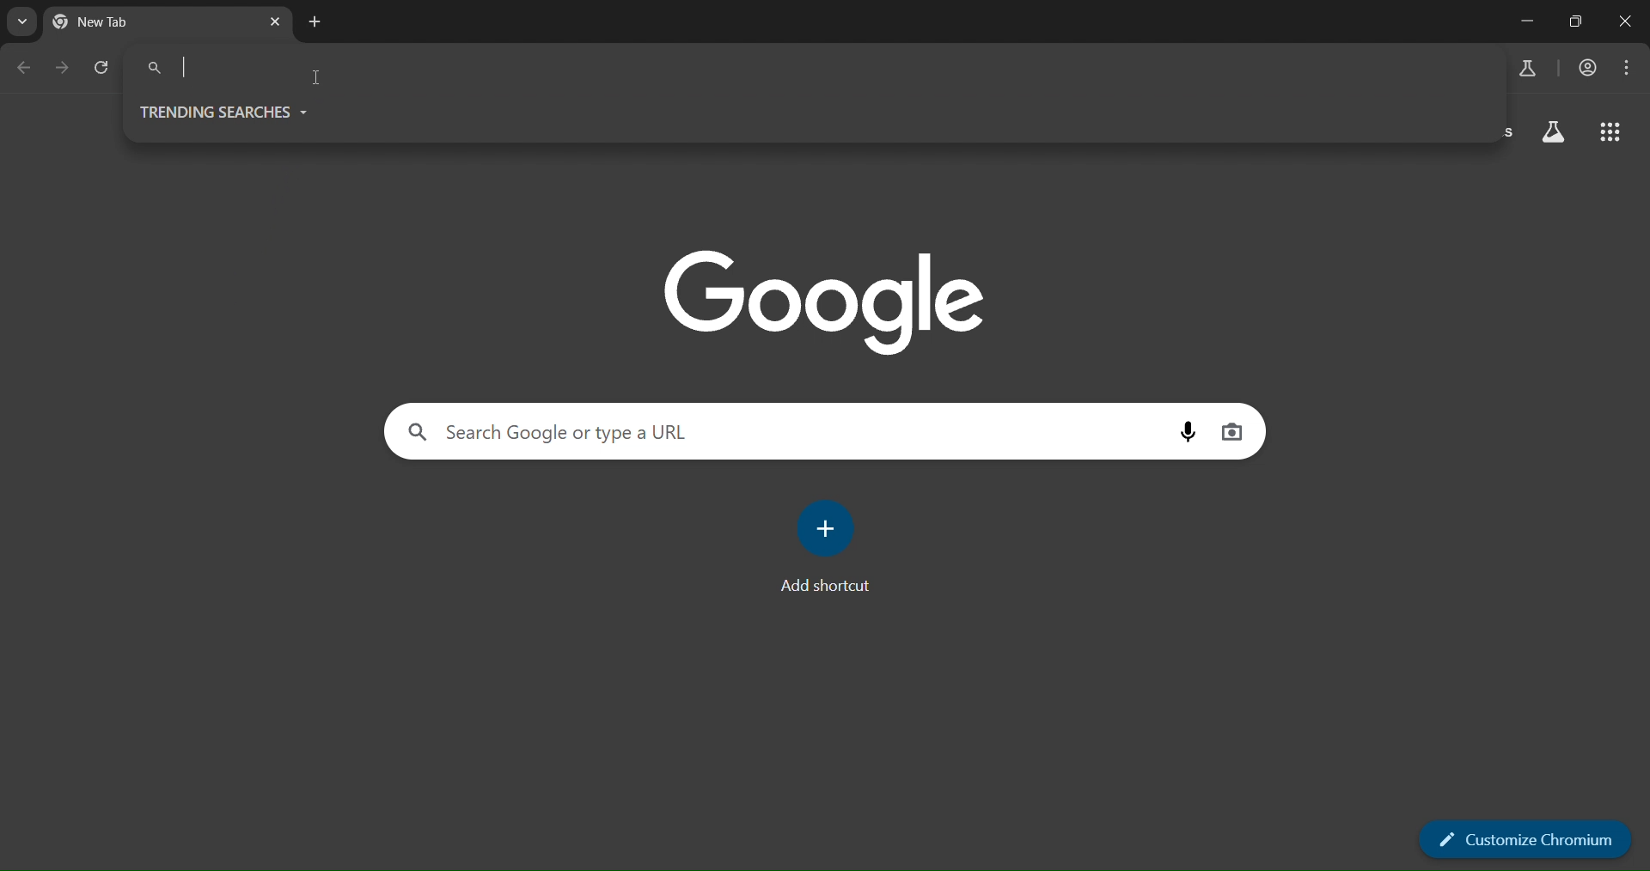 The height and width of the screenshot is (871, 1650). What do you see at coordinates (1629, 21) in the screenshot?
I see `close` at bounding box center [1629, 21].